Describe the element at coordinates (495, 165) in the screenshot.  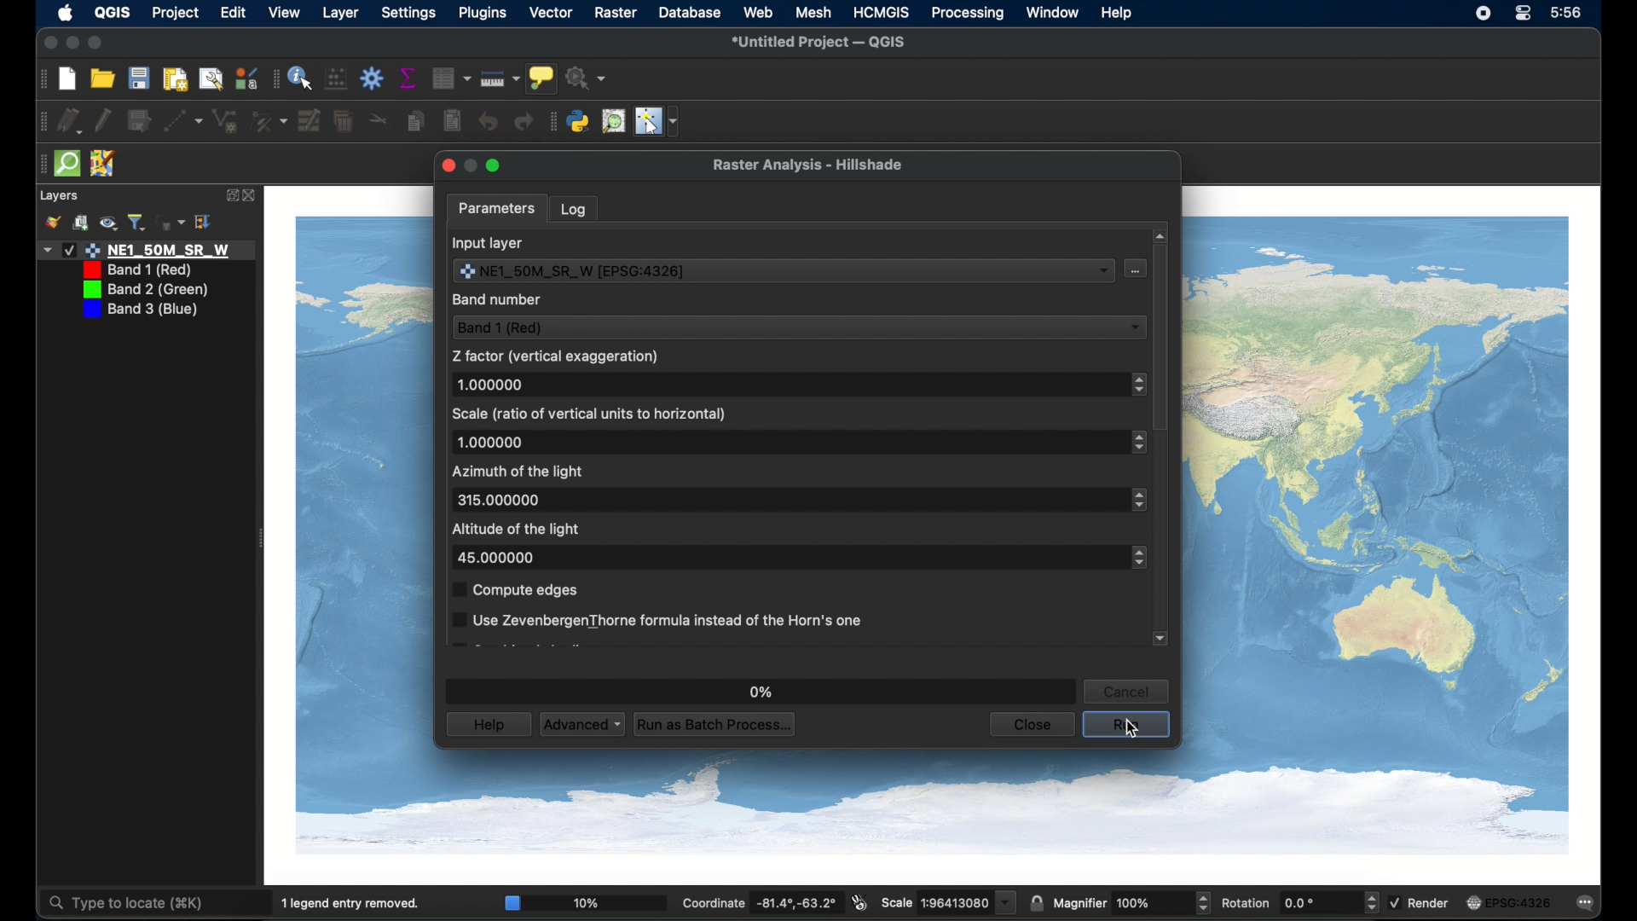
I see `maximize ` at that location.